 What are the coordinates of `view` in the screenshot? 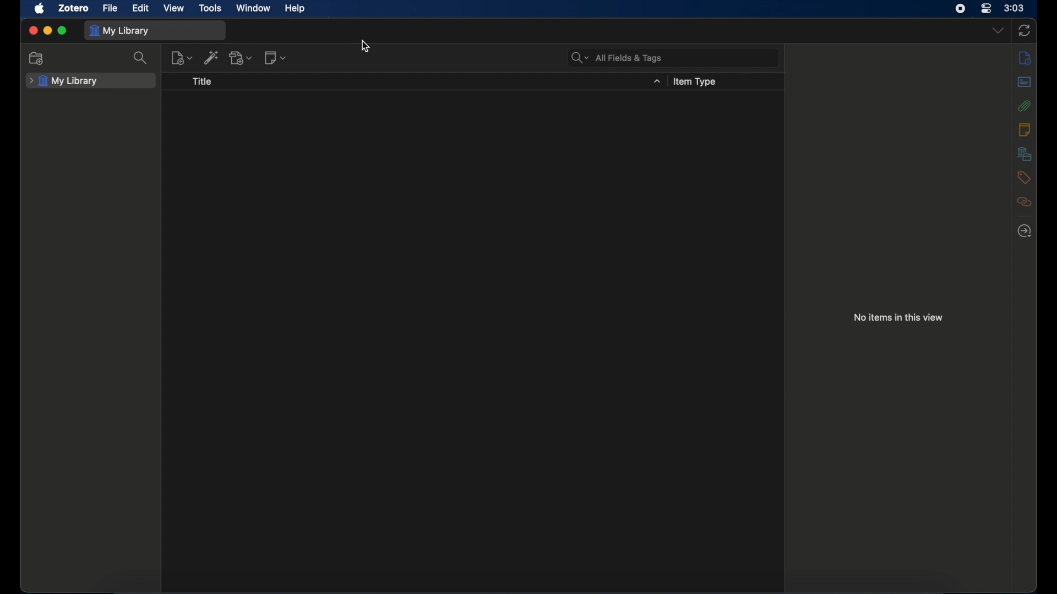 It's located at (175, 8).